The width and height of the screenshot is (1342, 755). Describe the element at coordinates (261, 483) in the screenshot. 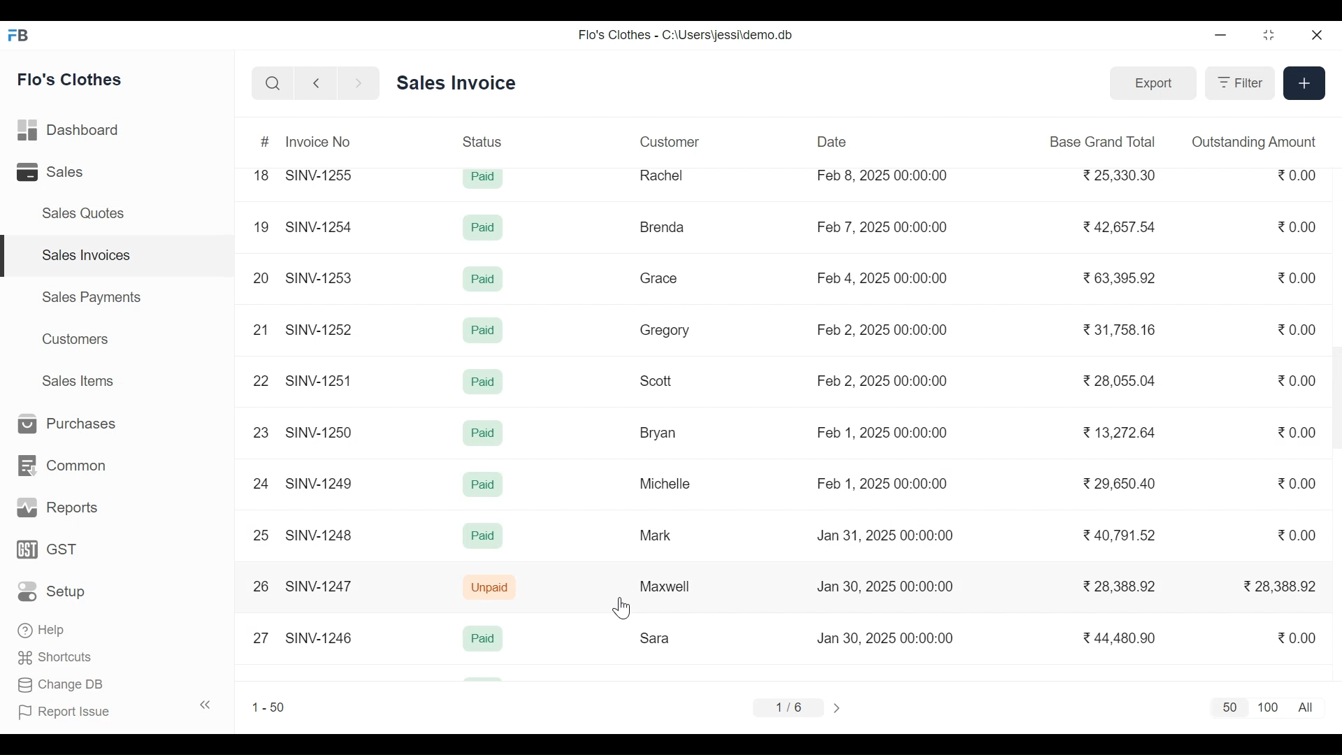

I see `24` at that location.